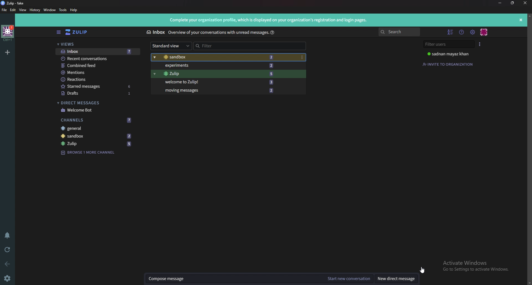  What do you see at coordinates (58, 32) in the screenshot?
I see `Hide side bar` at bounding box center [58, 32].